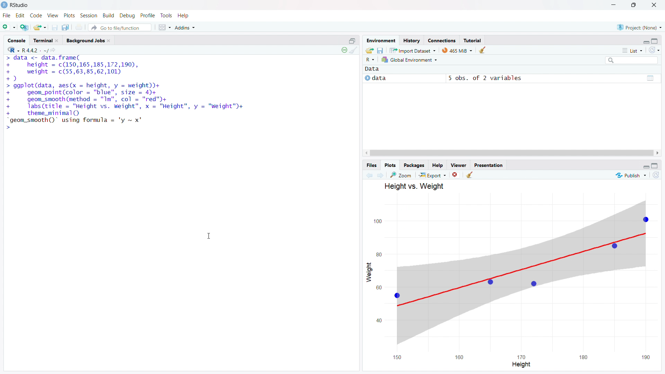  What do you see at coordinates (656, 175) in the screenshot?
I see `refresh` at bounding box center [656, 175].